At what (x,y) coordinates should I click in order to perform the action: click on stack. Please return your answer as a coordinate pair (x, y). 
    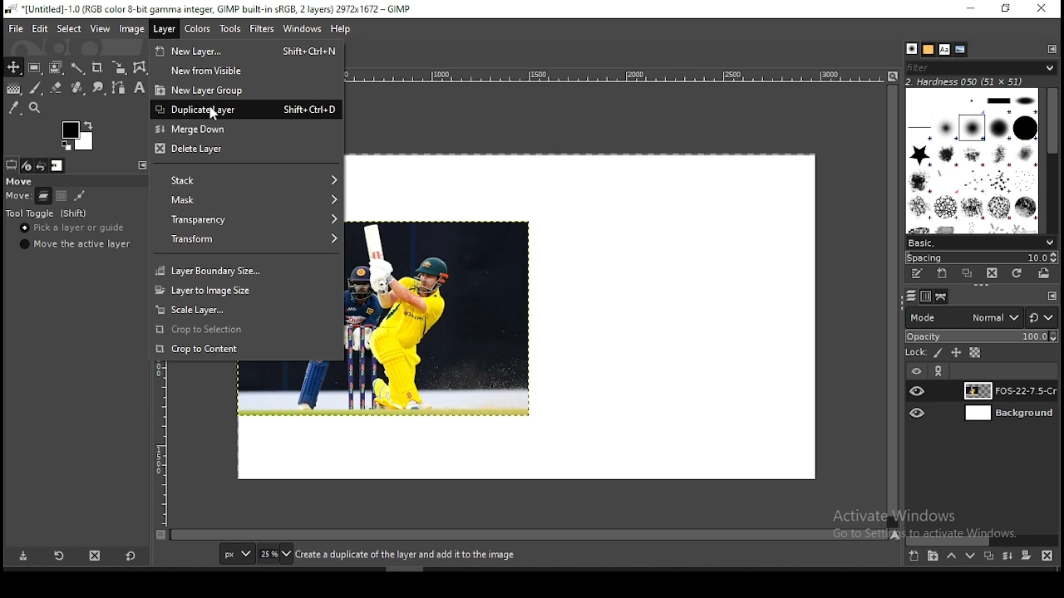
    Looking at the image, I should click on (244, 181).